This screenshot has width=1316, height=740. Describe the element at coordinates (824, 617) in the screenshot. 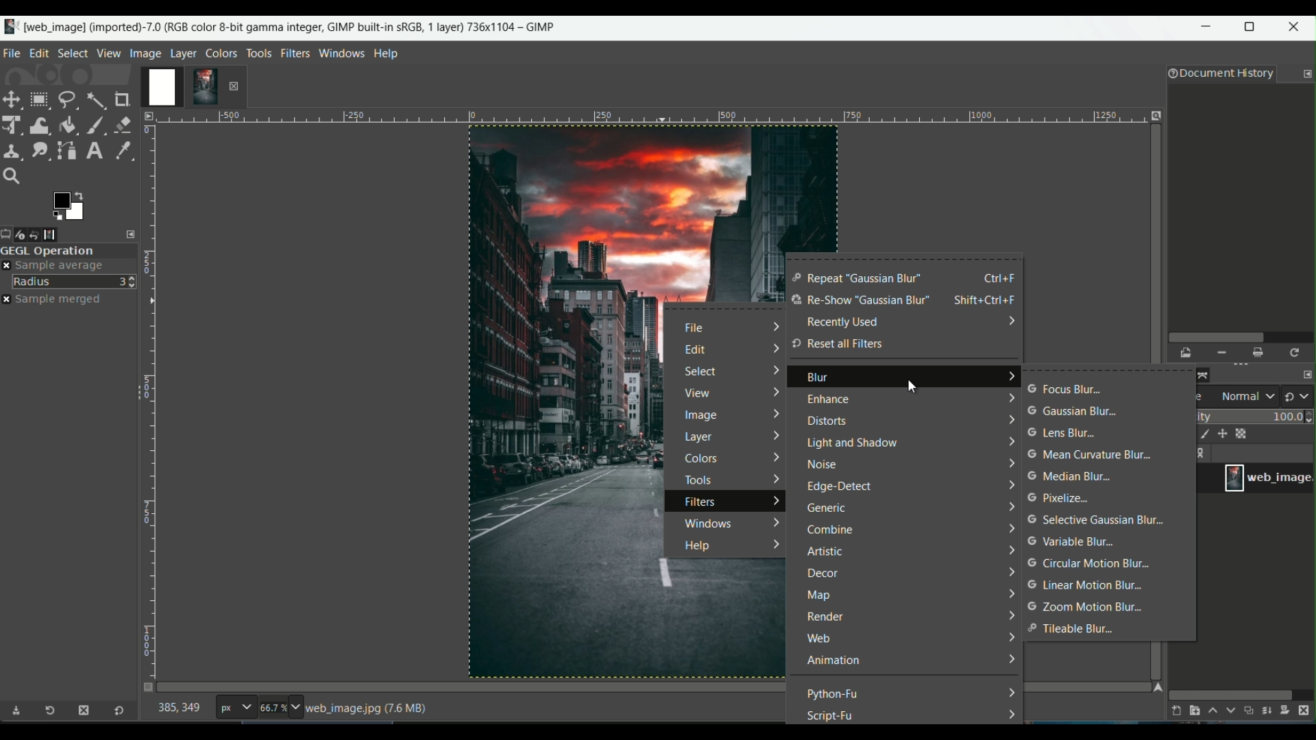

I see `render` at that location.